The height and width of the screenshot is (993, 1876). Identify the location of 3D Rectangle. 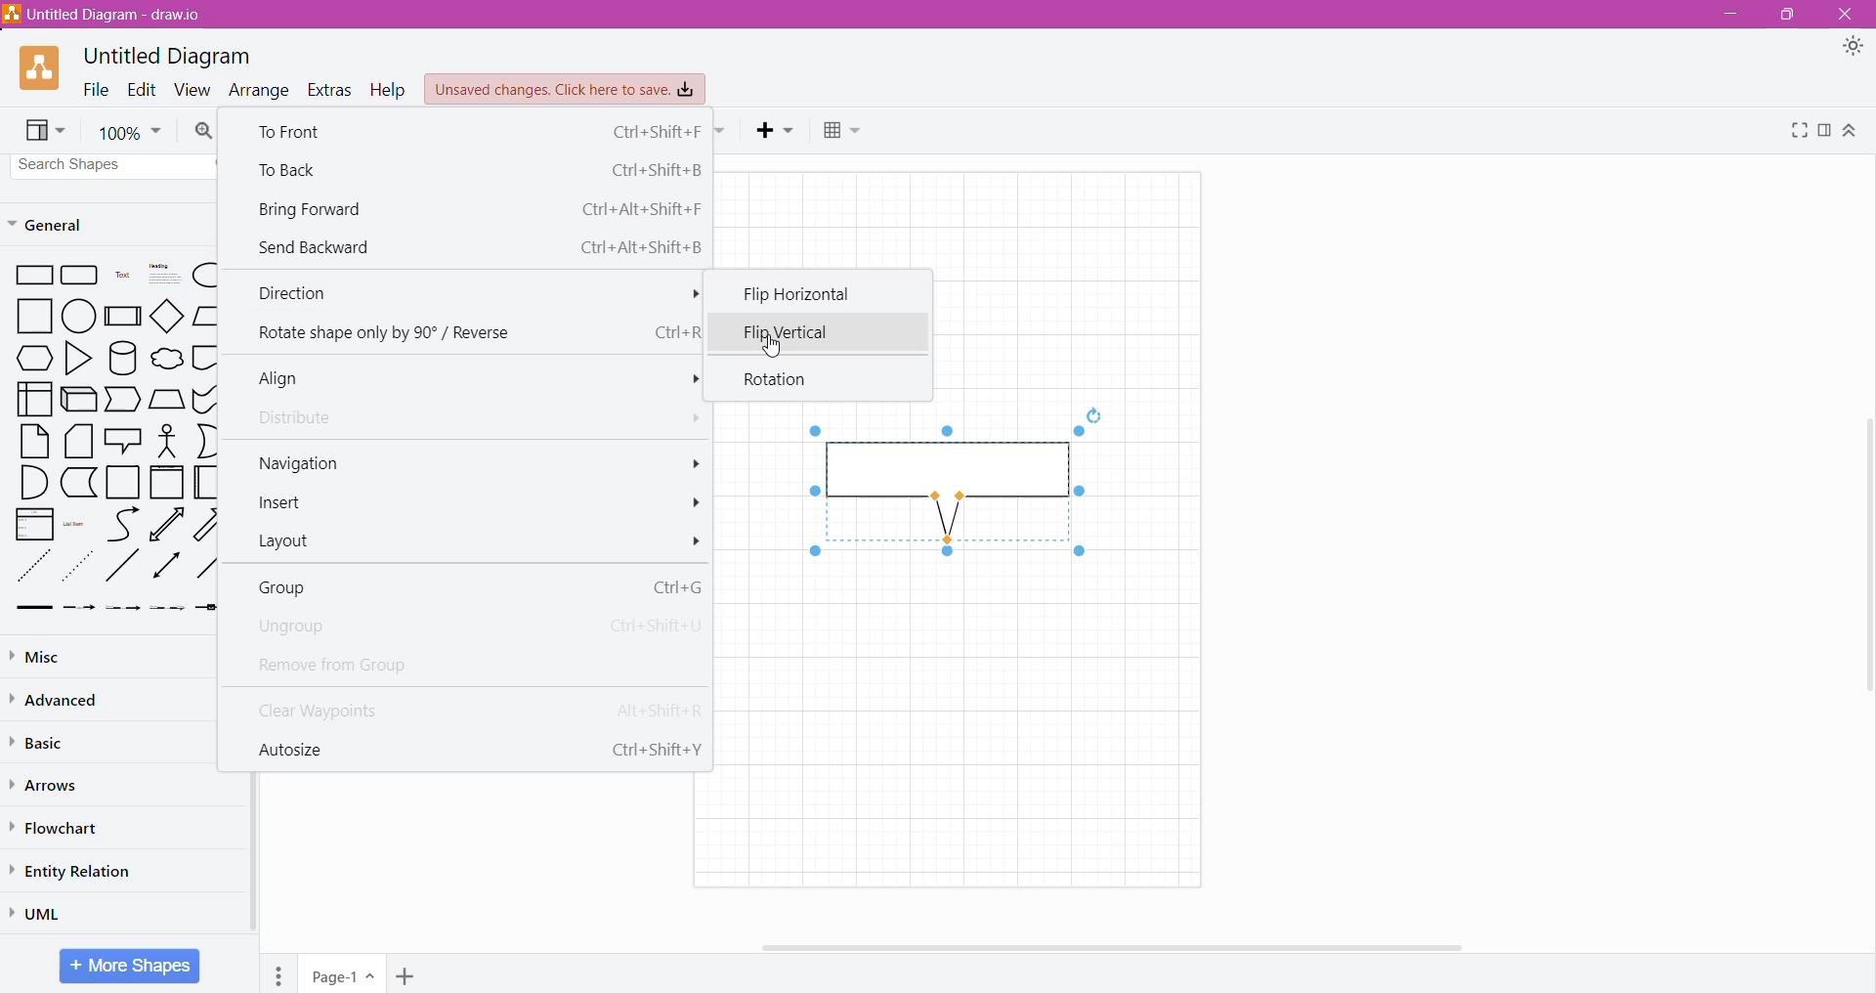
(79, 399).